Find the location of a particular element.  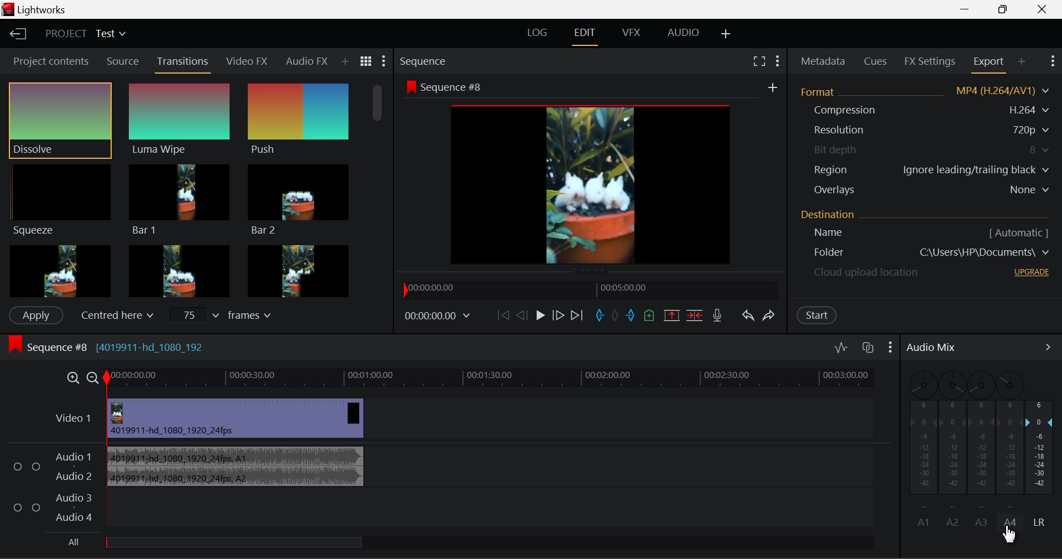

LOG Layout is located at coordinates (538, 32).